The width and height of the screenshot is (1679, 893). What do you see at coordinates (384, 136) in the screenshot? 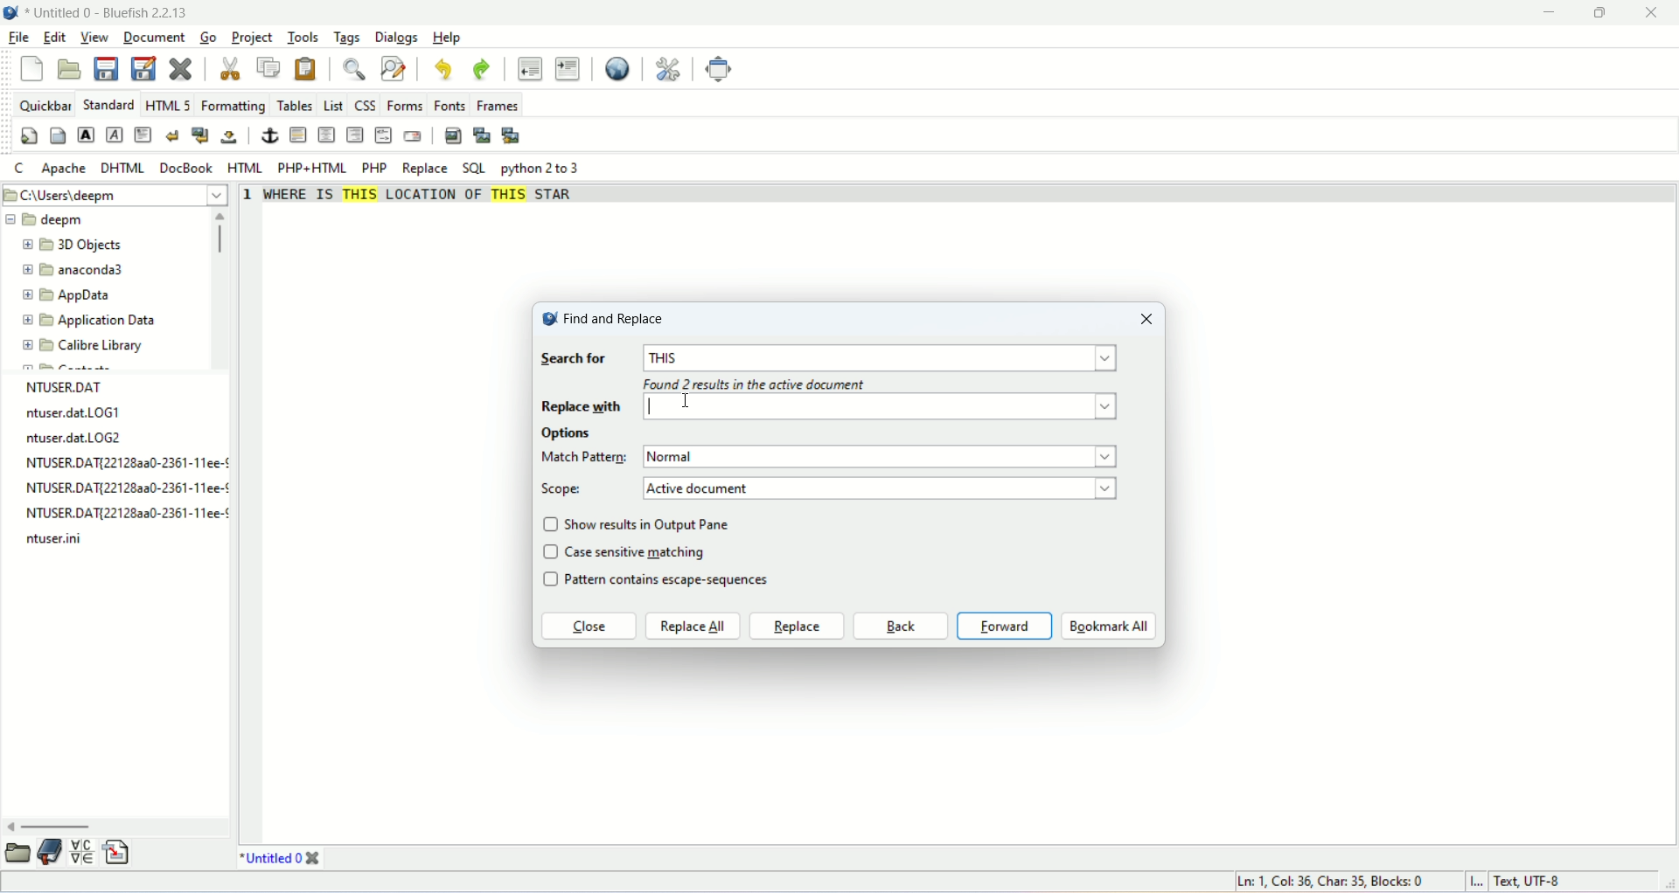
I see `html comment` at bounding box center [384, 136].